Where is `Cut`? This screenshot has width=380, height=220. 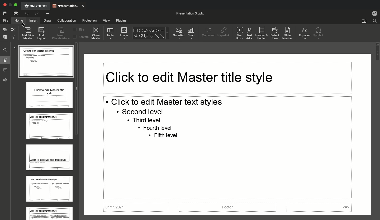 Cut is located at coordinates (14, 30).